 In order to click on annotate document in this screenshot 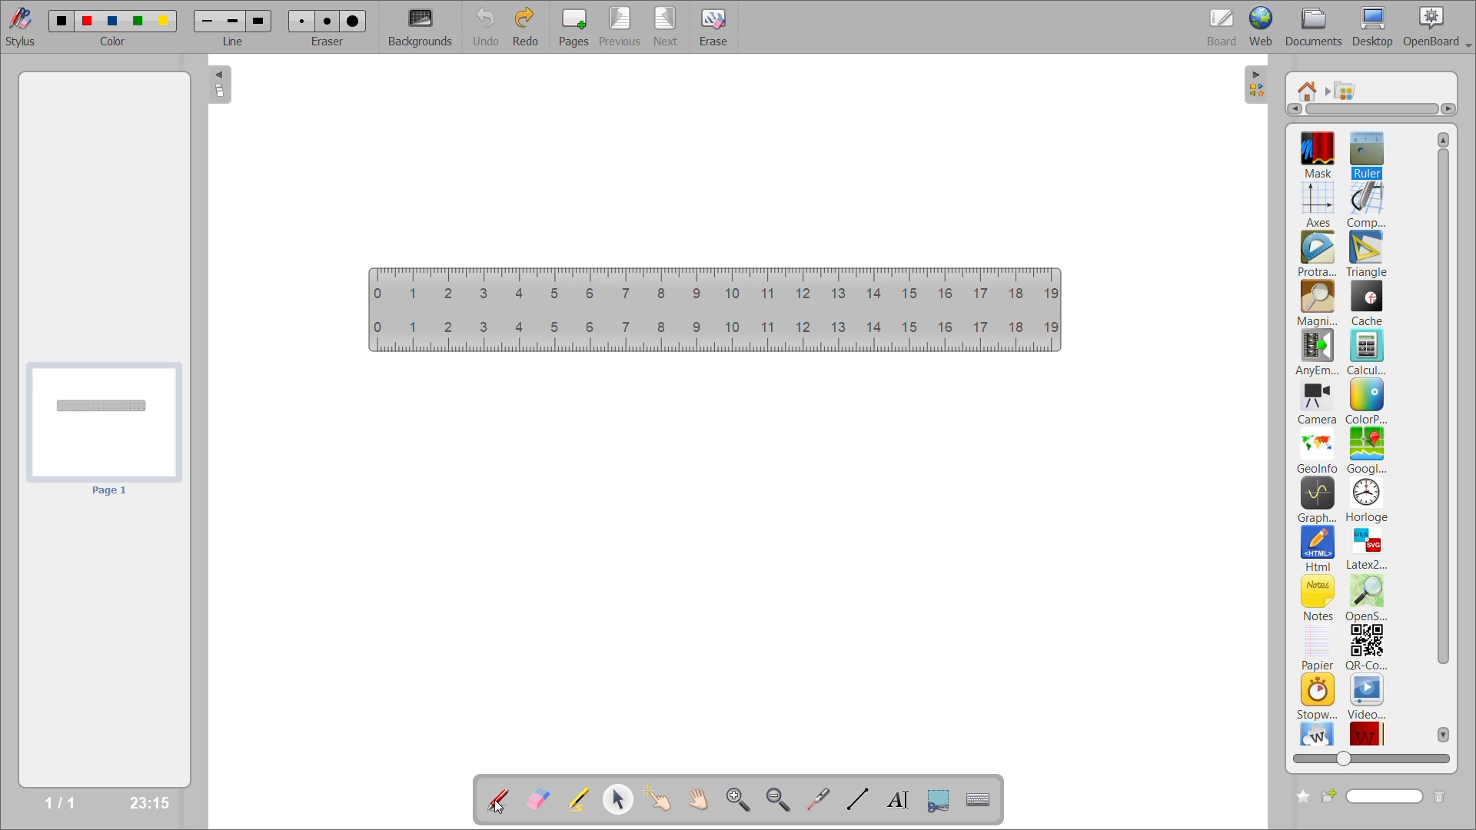, I will do `click(494, 799)`.